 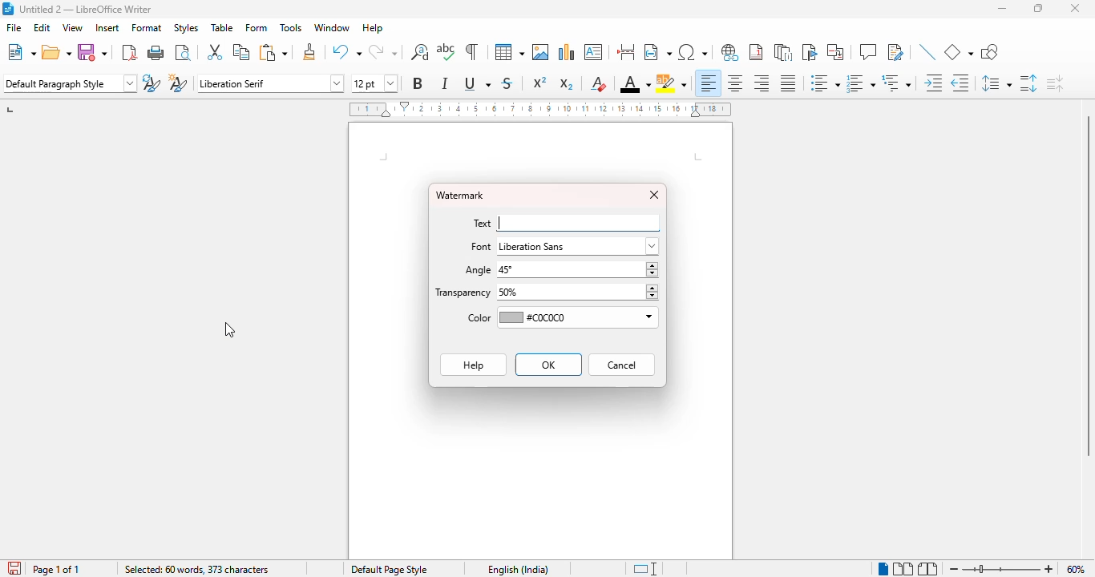 What do you see at coordinates (625, 52) in the screenshot?
I see `insert page break` at bounding box center [625, 52].